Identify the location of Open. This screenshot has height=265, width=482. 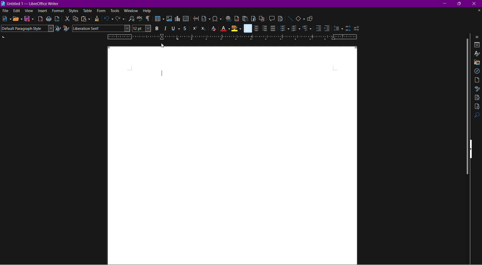
(18, 19).